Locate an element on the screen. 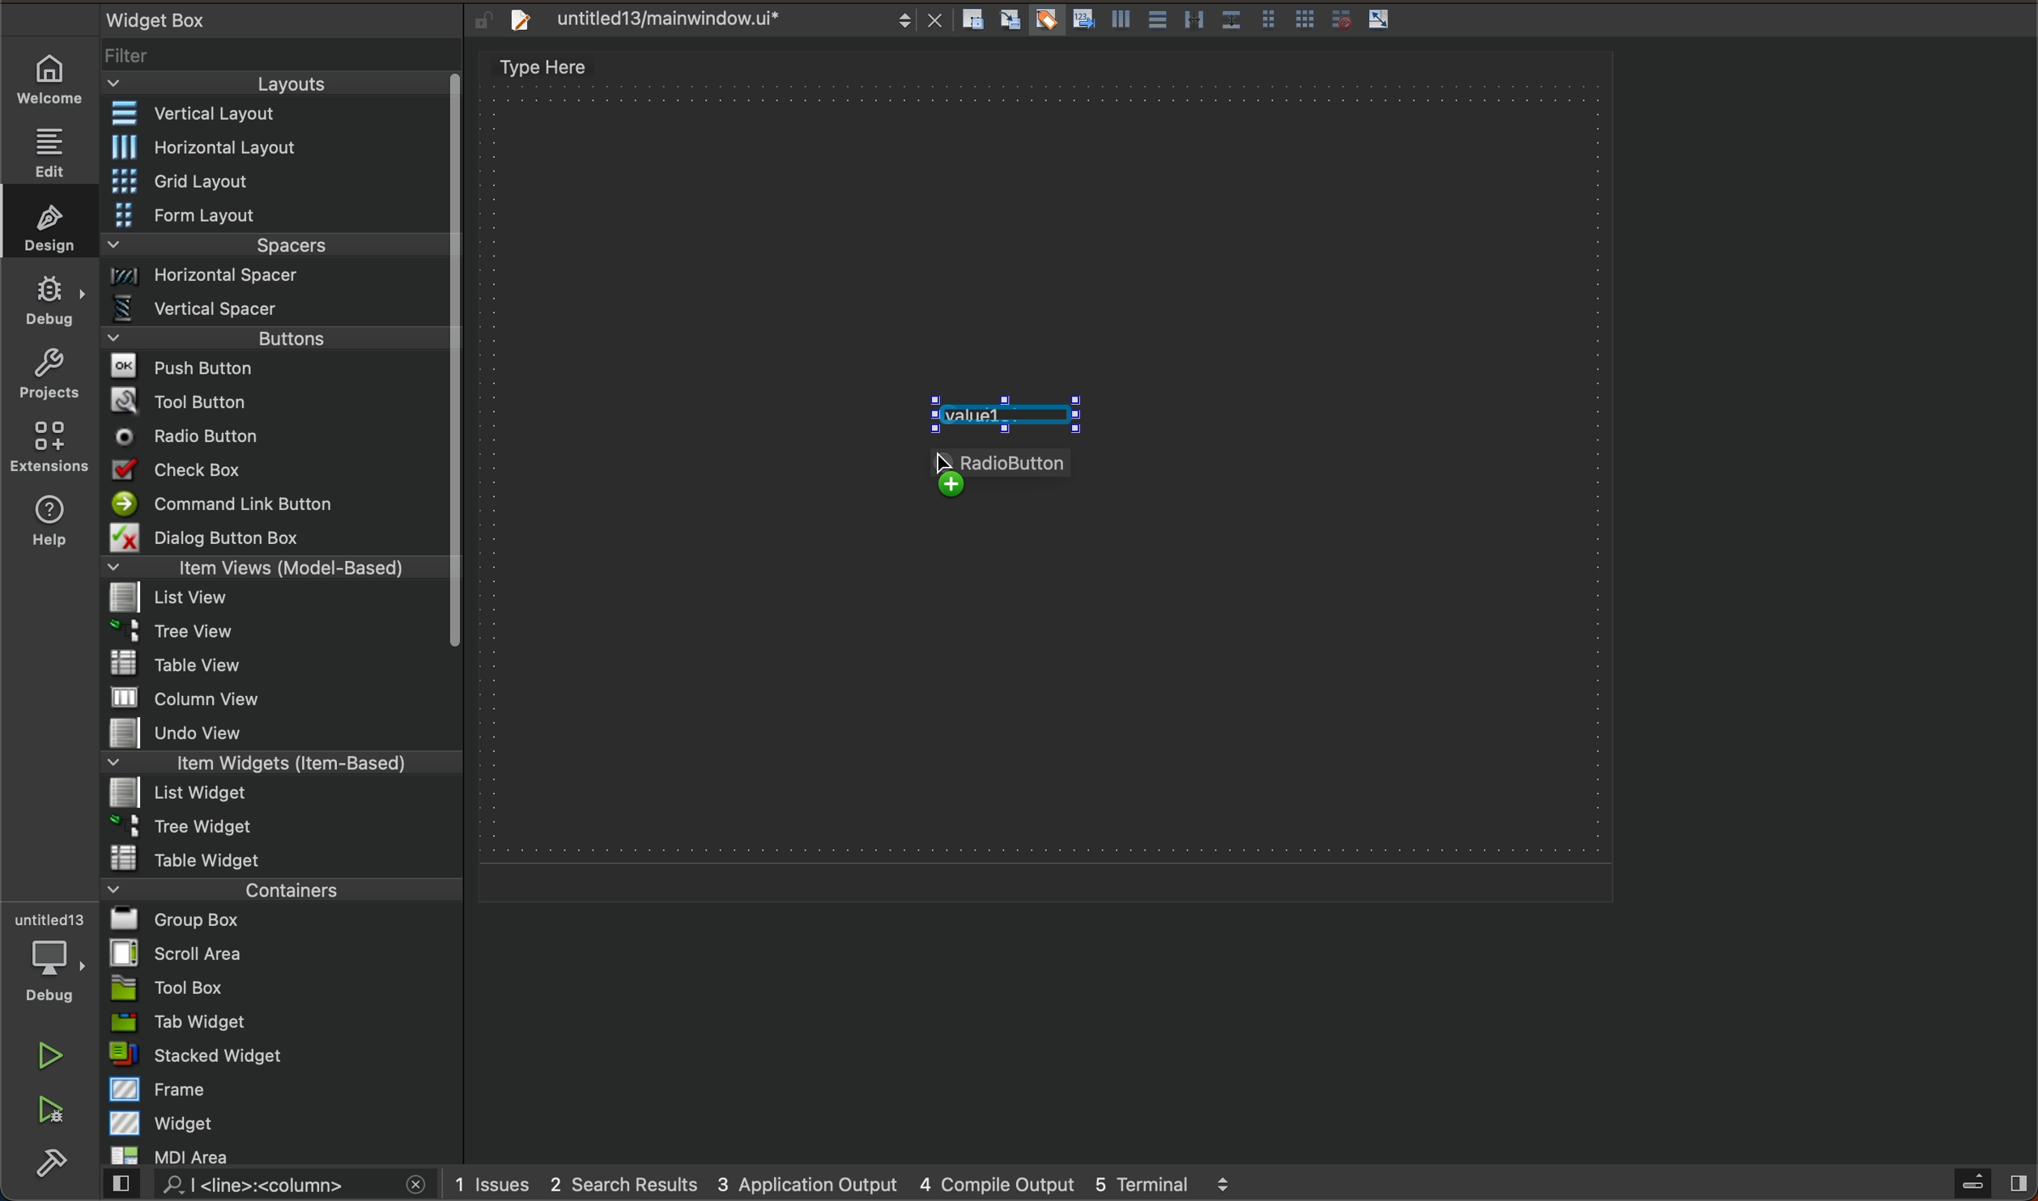 This screenshot has width=2038, height=1201.  is located at coordinates (1337, 19).